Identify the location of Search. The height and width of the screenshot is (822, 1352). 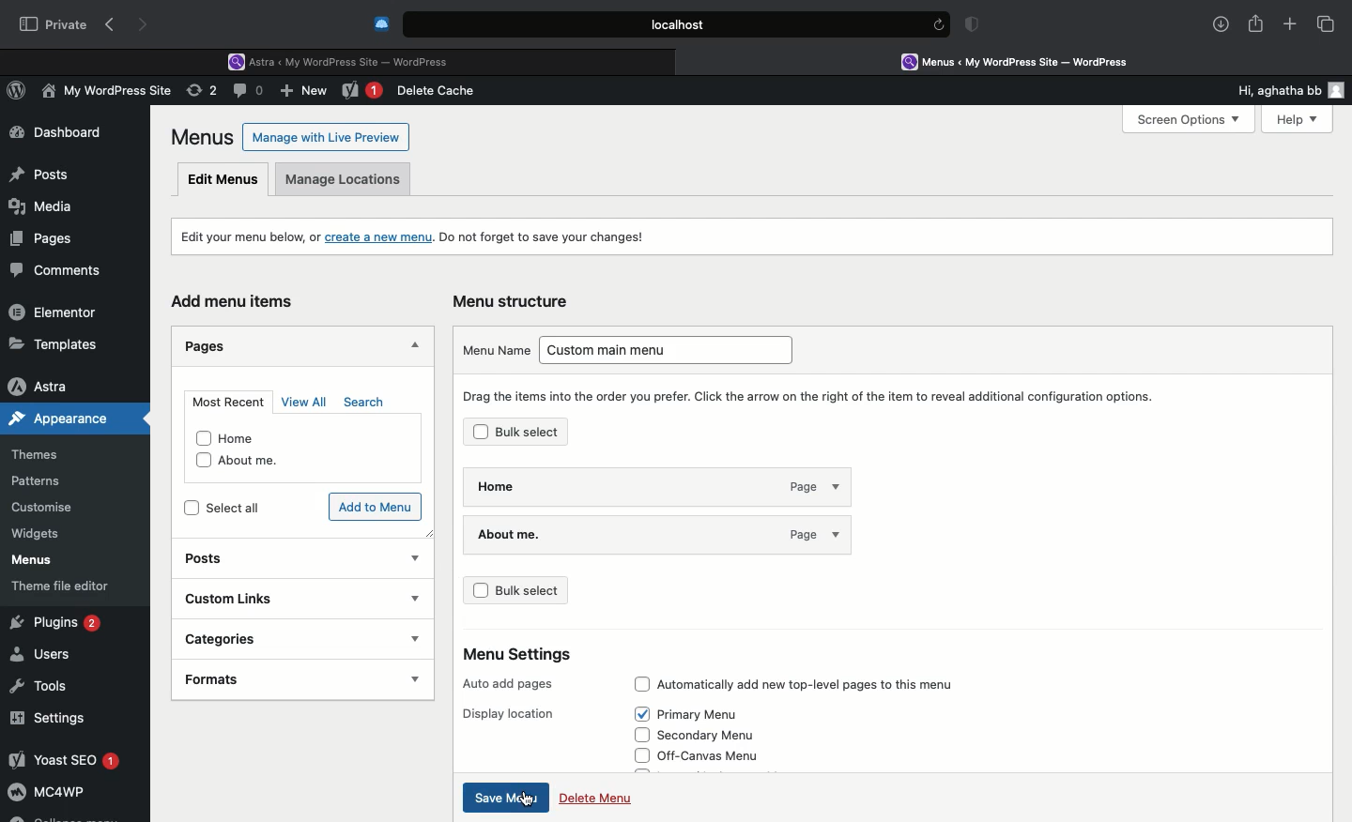
(367, 403).